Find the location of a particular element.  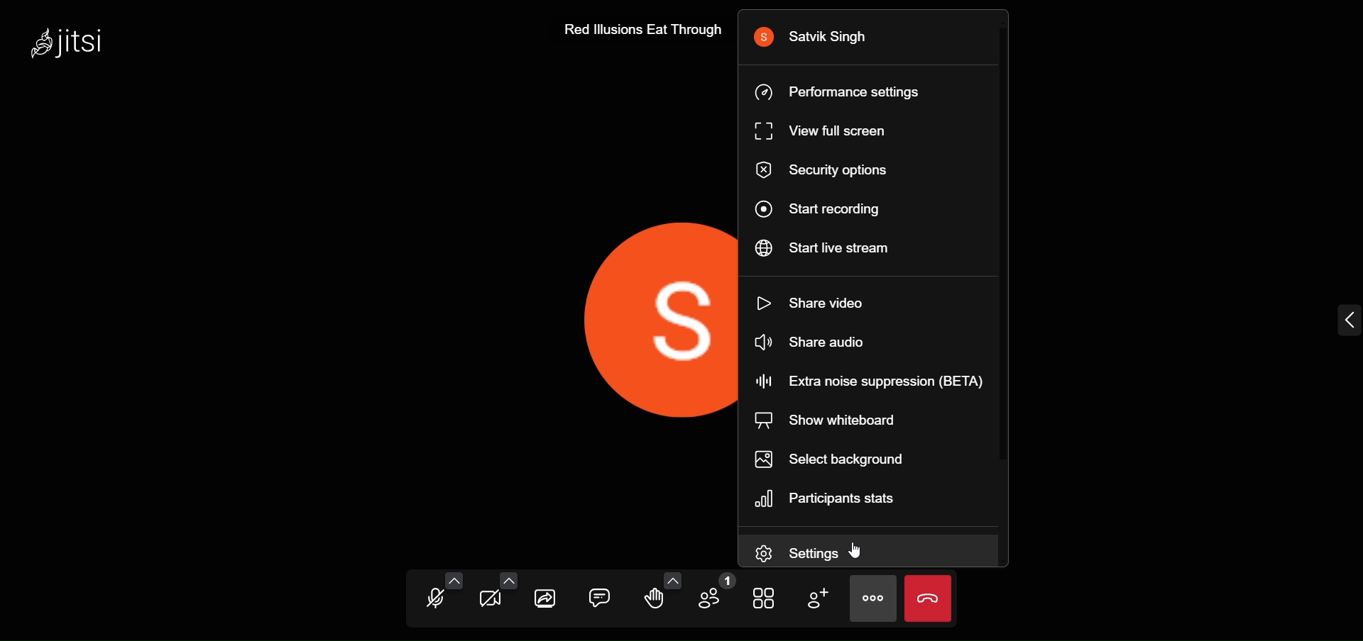

jitsi is located at coordinates (77, 40).